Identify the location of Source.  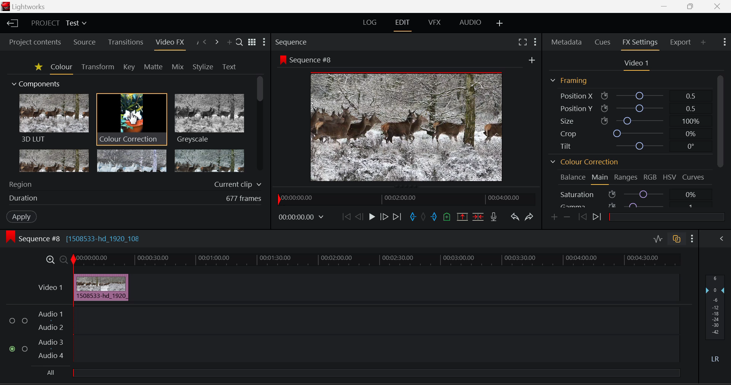
(85, 42).